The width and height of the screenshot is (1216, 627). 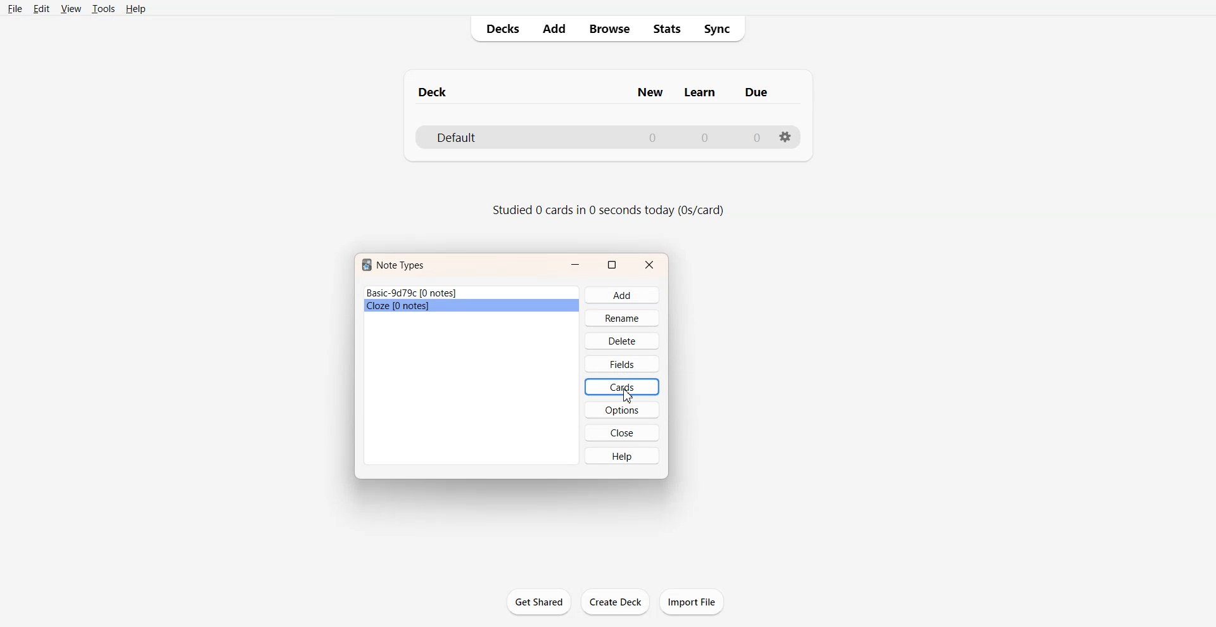 What do you see at coordinates (393, 264) in the screenshot?
I see `Text` at bounding box center [393, 264].